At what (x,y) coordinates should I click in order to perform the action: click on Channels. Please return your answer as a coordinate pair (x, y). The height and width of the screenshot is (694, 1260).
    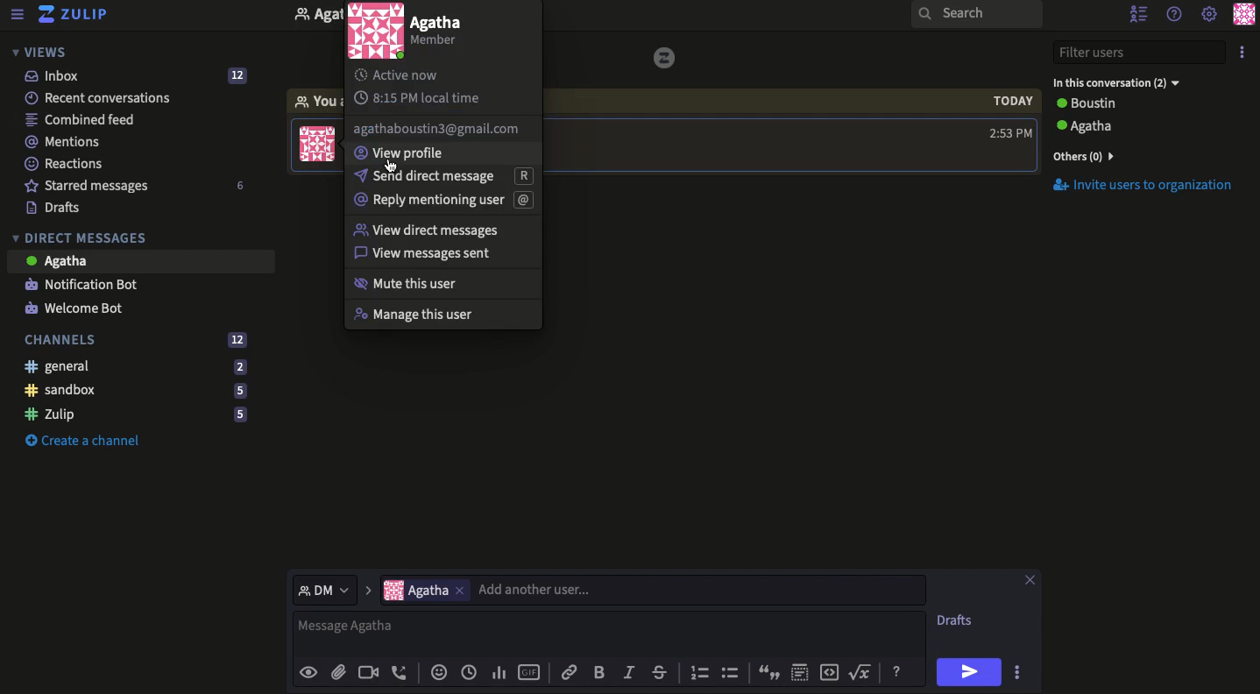
    Looking at the image, I should click on (138, 341).